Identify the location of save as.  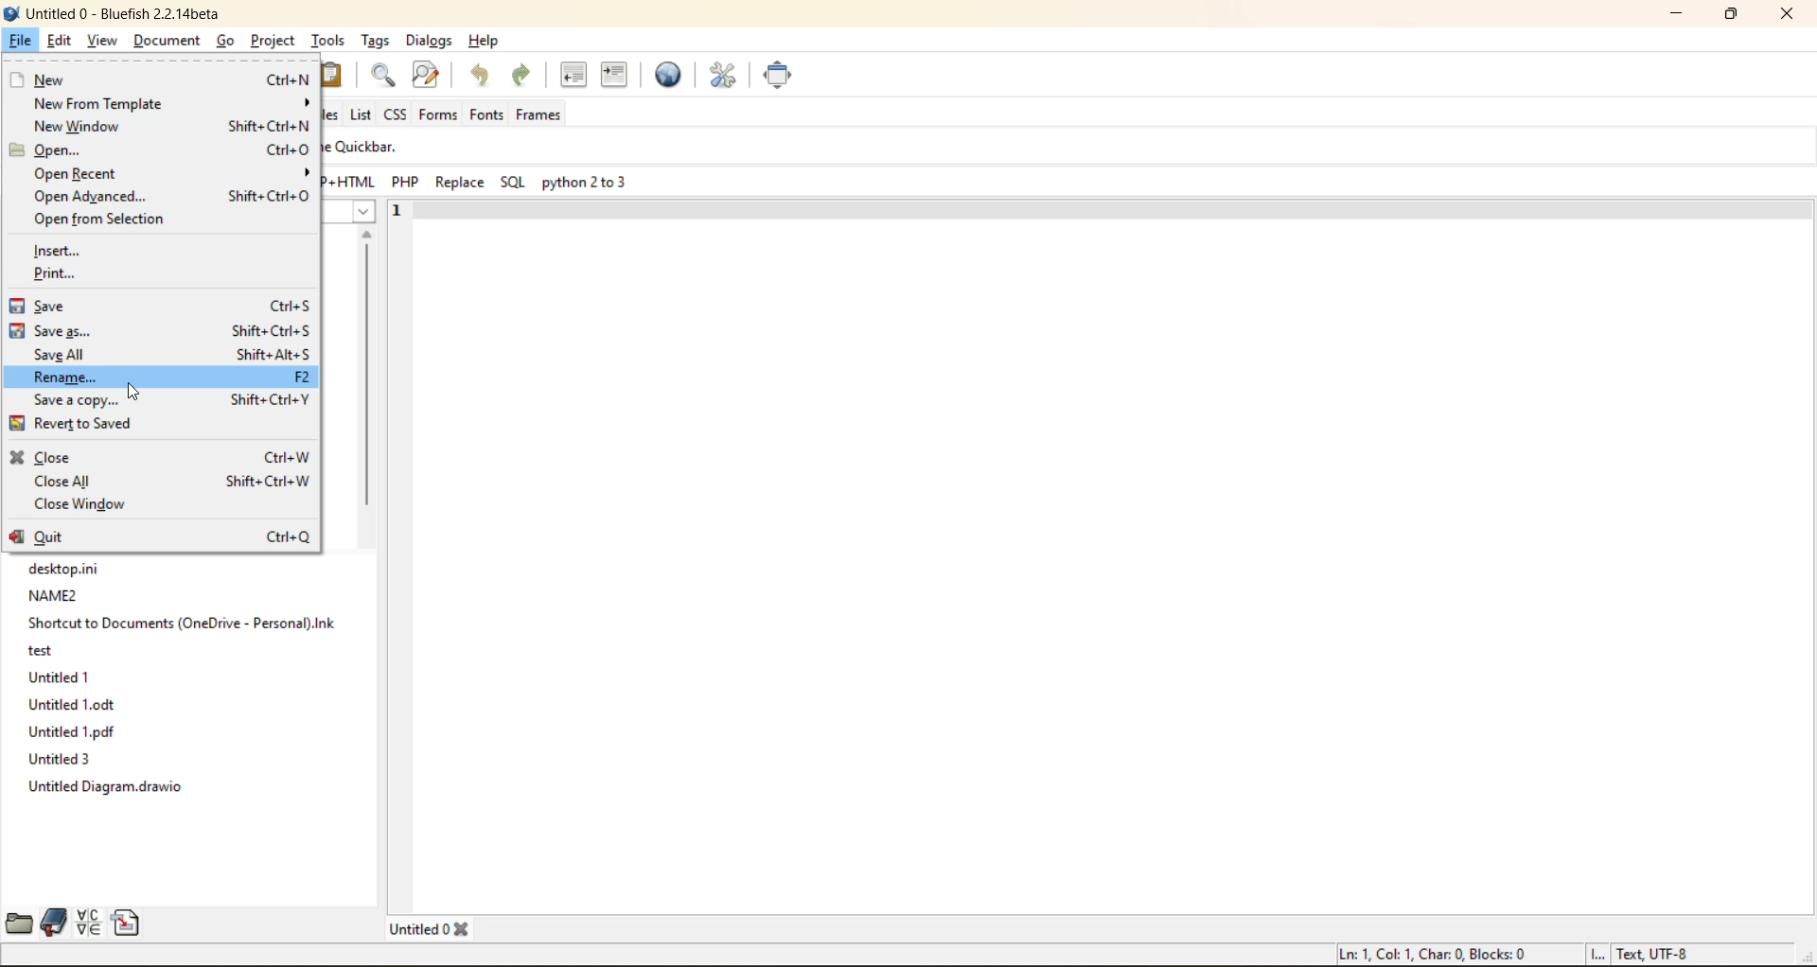
(67, 329).